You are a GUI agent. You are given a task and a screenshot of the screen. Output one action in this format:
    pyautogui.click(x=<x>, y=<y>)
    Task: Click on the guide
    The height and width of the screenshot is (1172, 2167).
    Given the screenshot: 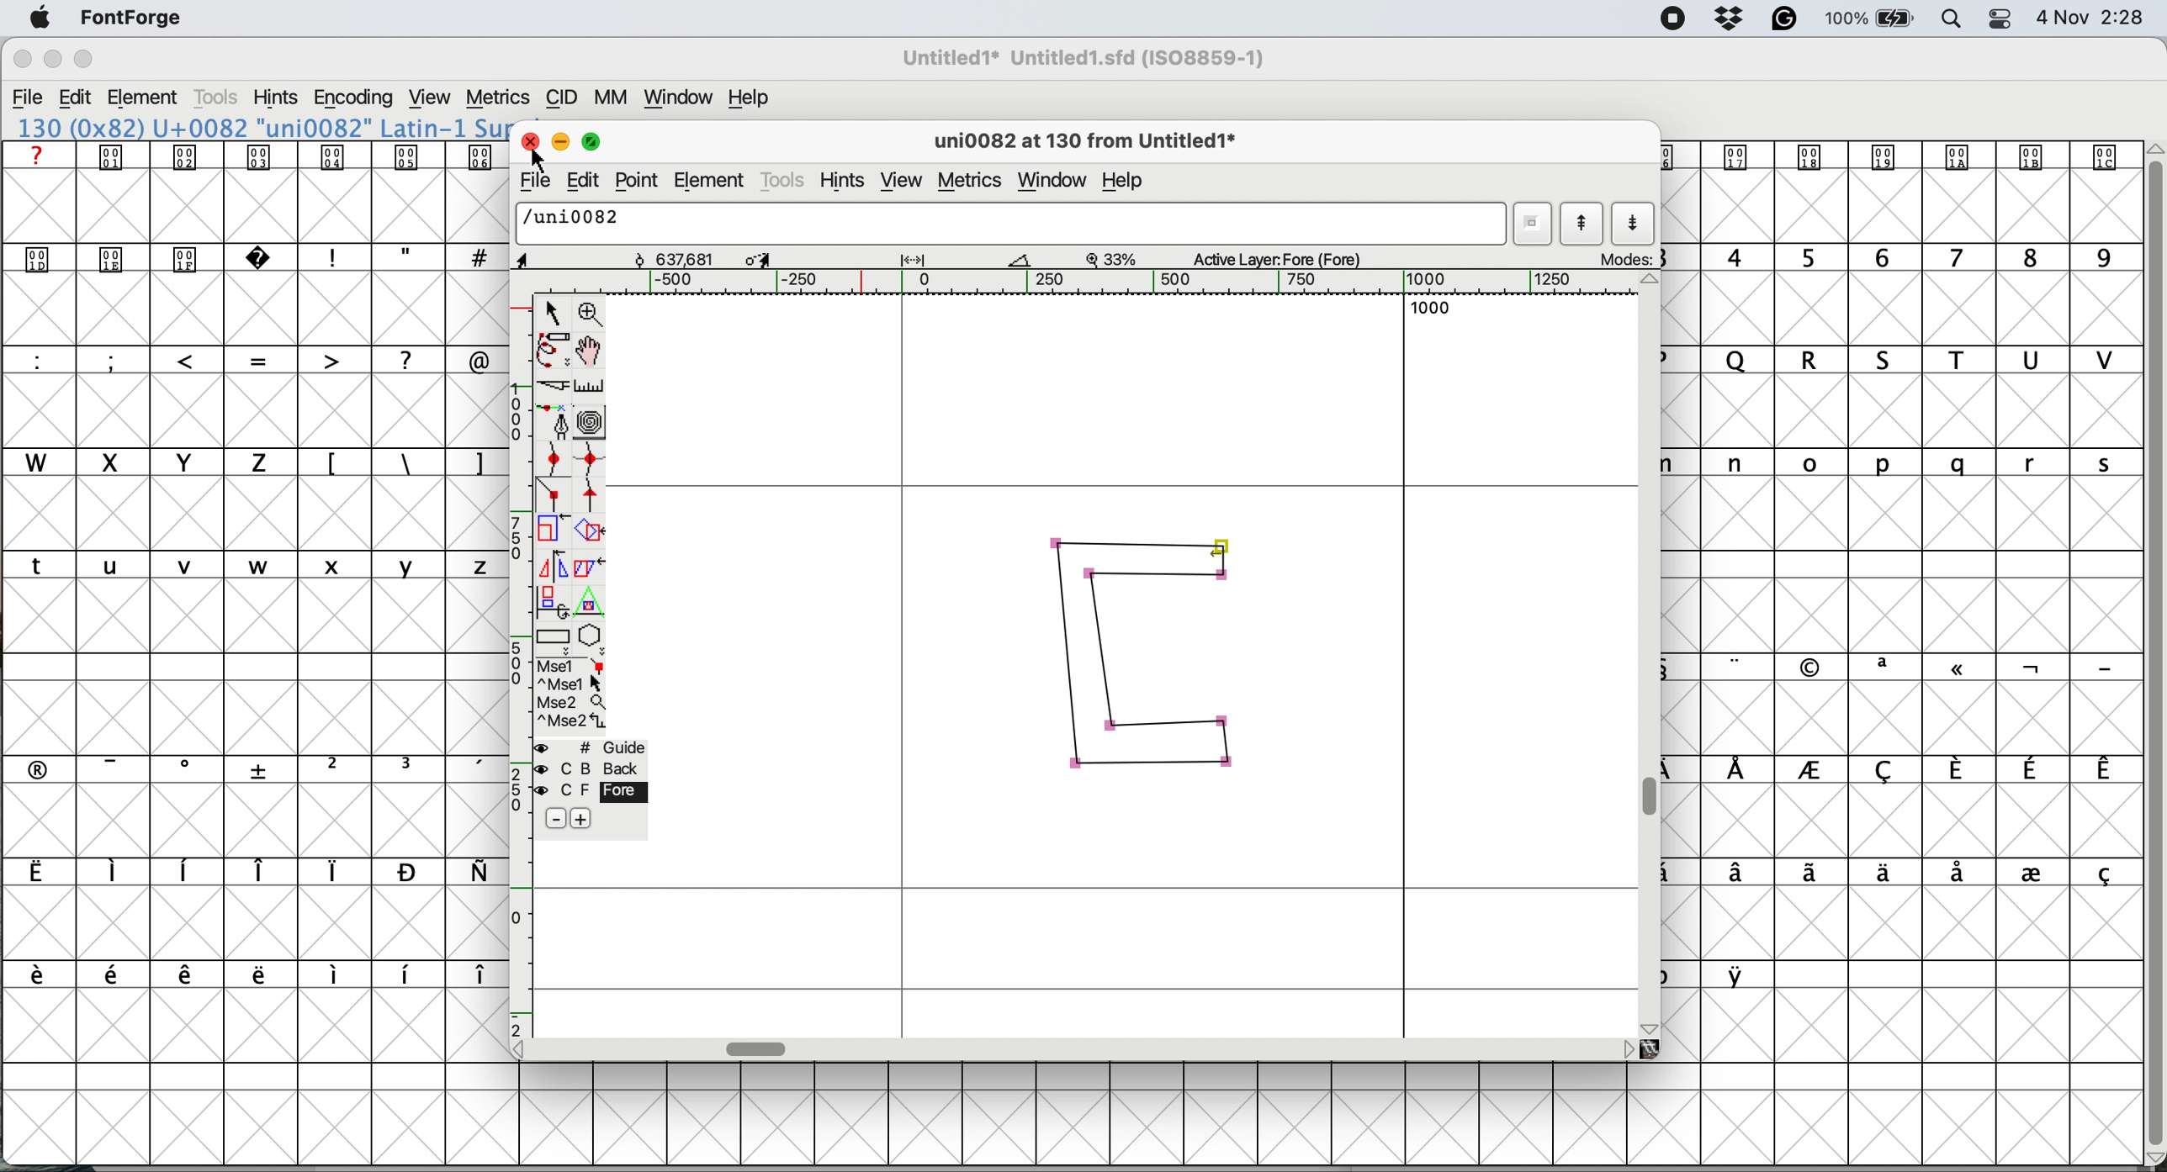 What is the action you would take?
    pyautogui.click(x=592, y=747)
    